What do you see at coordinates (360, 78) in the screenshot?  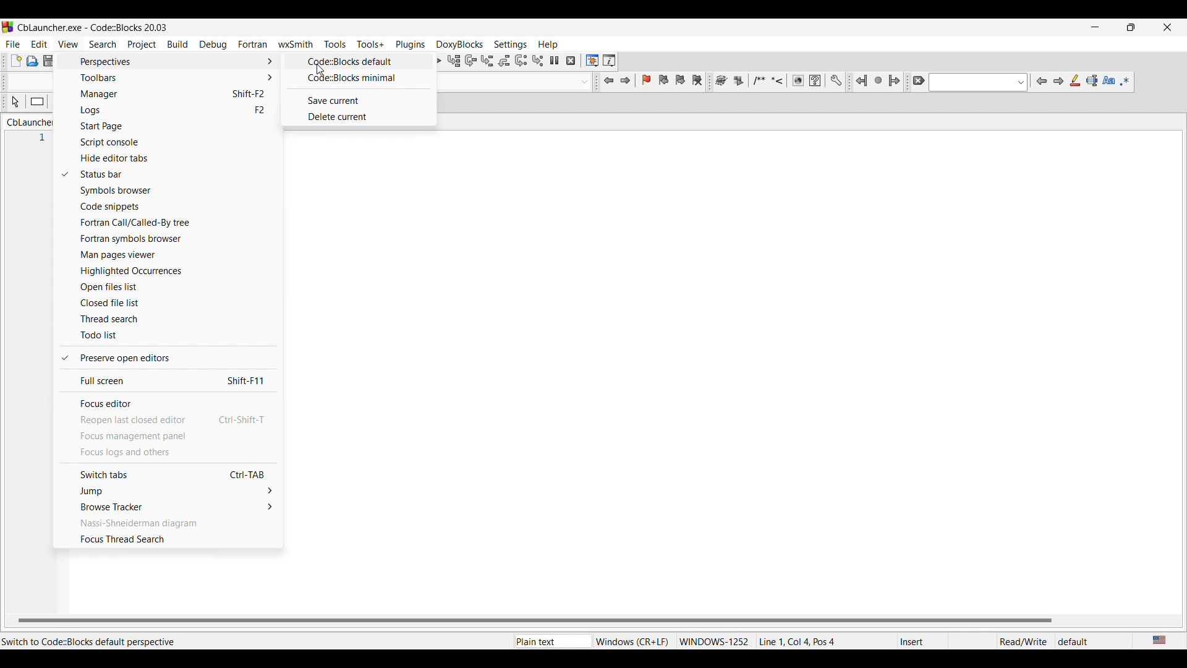 I see `Code::Blocks minimal` at bounding box center [360, 78].